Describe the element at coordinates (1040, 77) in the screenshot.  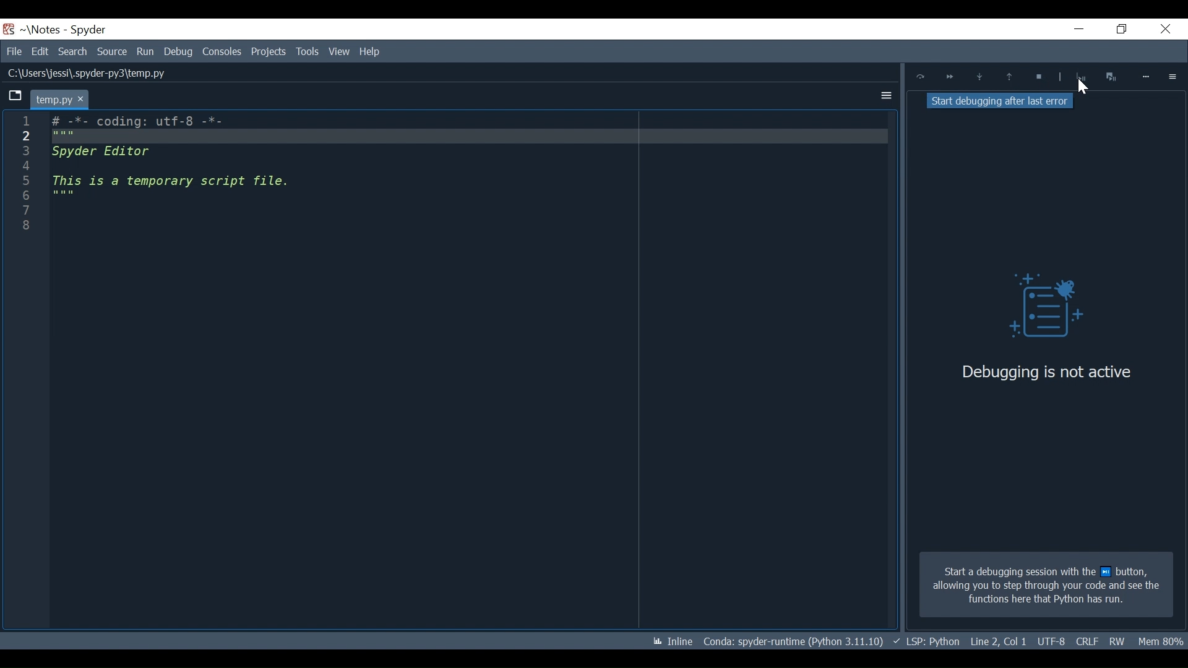
I see `Stop Debugging` at that location.